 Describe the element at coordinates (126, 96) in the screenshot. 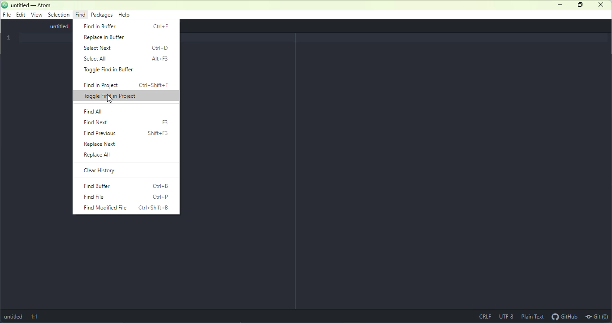

I see `toggle find in project` at that location.